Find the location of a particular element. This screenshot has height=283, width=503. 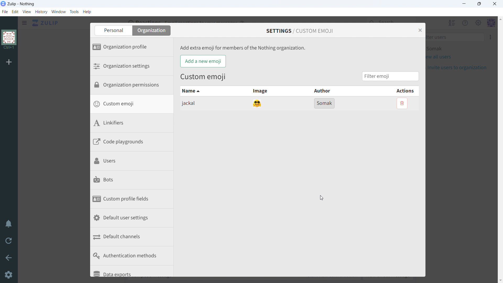

help menu is located at coordinates (465, 23).